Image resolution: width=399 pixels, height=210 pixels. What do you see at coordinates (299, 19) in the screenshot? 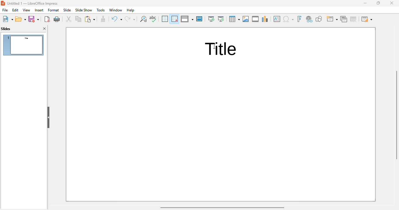
I see `insert fontwork text` at bounding box center [299, 19].